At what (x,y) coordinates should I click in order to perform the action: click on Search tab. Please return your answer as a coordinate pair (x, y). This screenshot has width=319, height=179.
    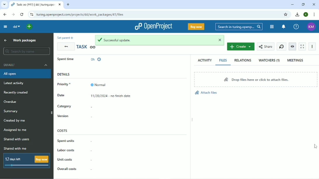
    Looking at the image, I should click on (4, 4).